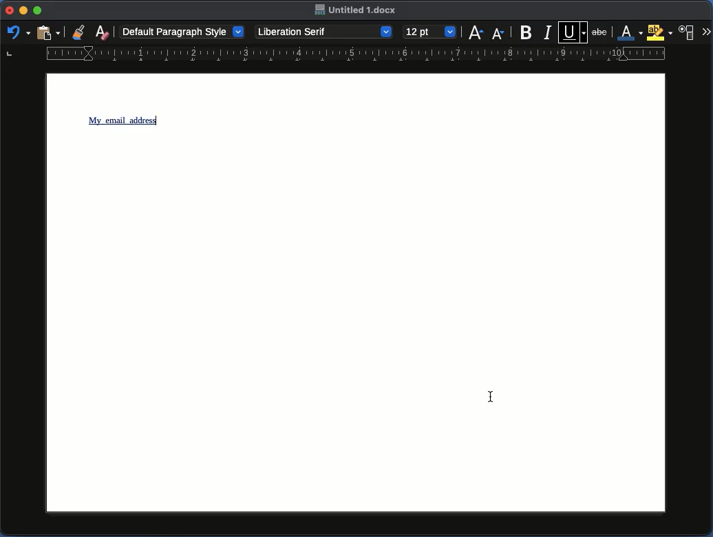 Image resolution: width=713 pixels, height=537 pixels. Describe the element at coordinates (124, 120) in the screenshot. I see `My_email_address` at that location.